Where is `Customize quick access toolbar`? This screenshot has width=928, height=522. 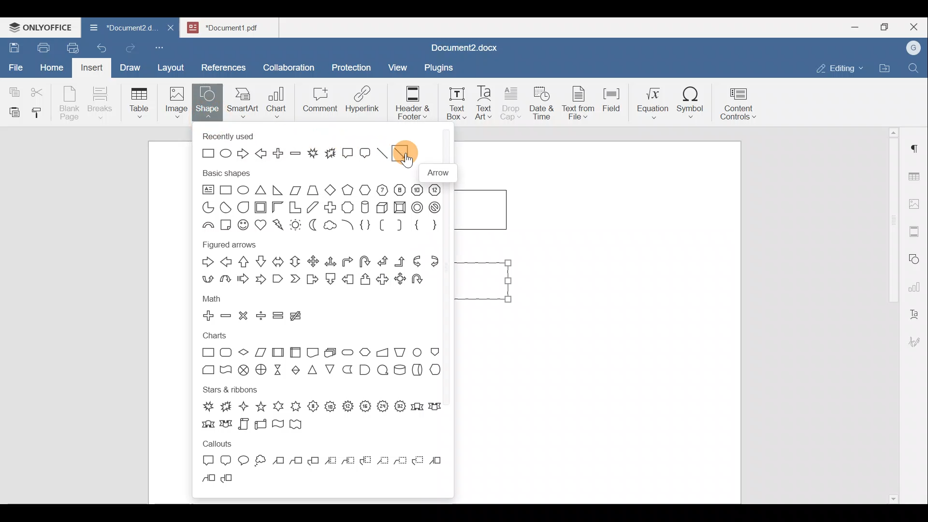
Customize quick access toolbar is located at coordinates (163, 46).